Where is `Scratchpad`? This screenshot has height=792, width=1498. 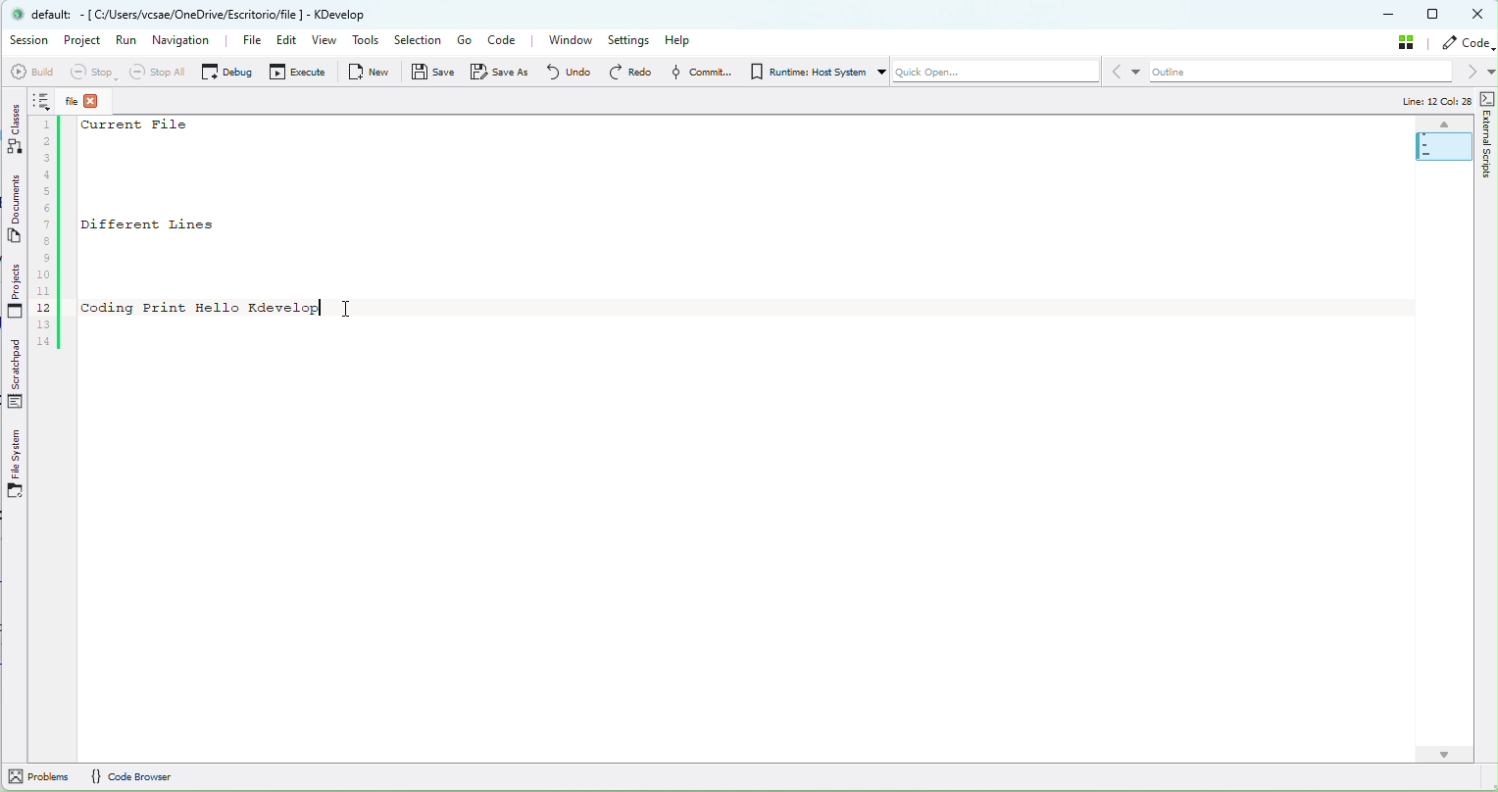 Scratchpad is located at coordinates (18, 375).